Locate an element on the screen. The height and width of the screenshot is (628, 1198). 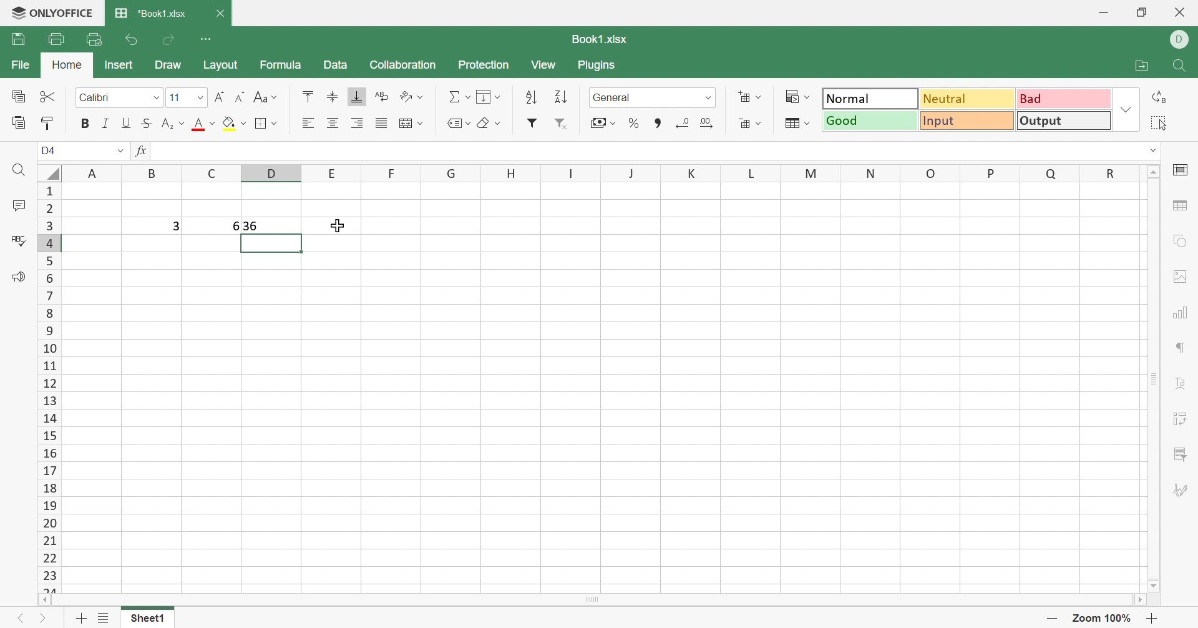
Format as table template is located at coordinates (796, 122).